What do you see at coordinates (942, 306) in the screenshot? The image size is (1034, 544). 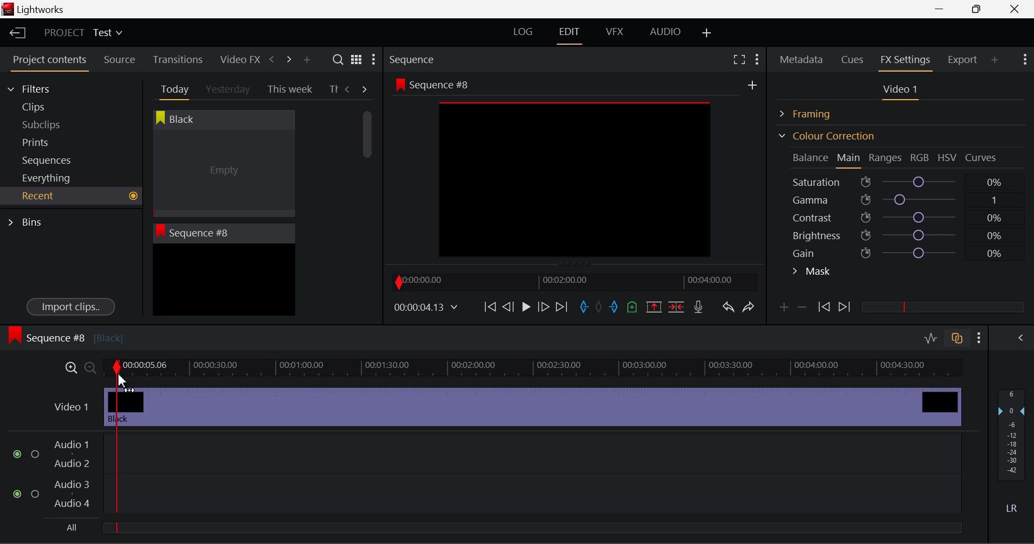 I see `slider` at bounding box center [942, 306].